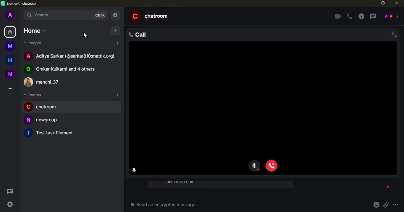  I want to click on chatroom, so click(45, 107).